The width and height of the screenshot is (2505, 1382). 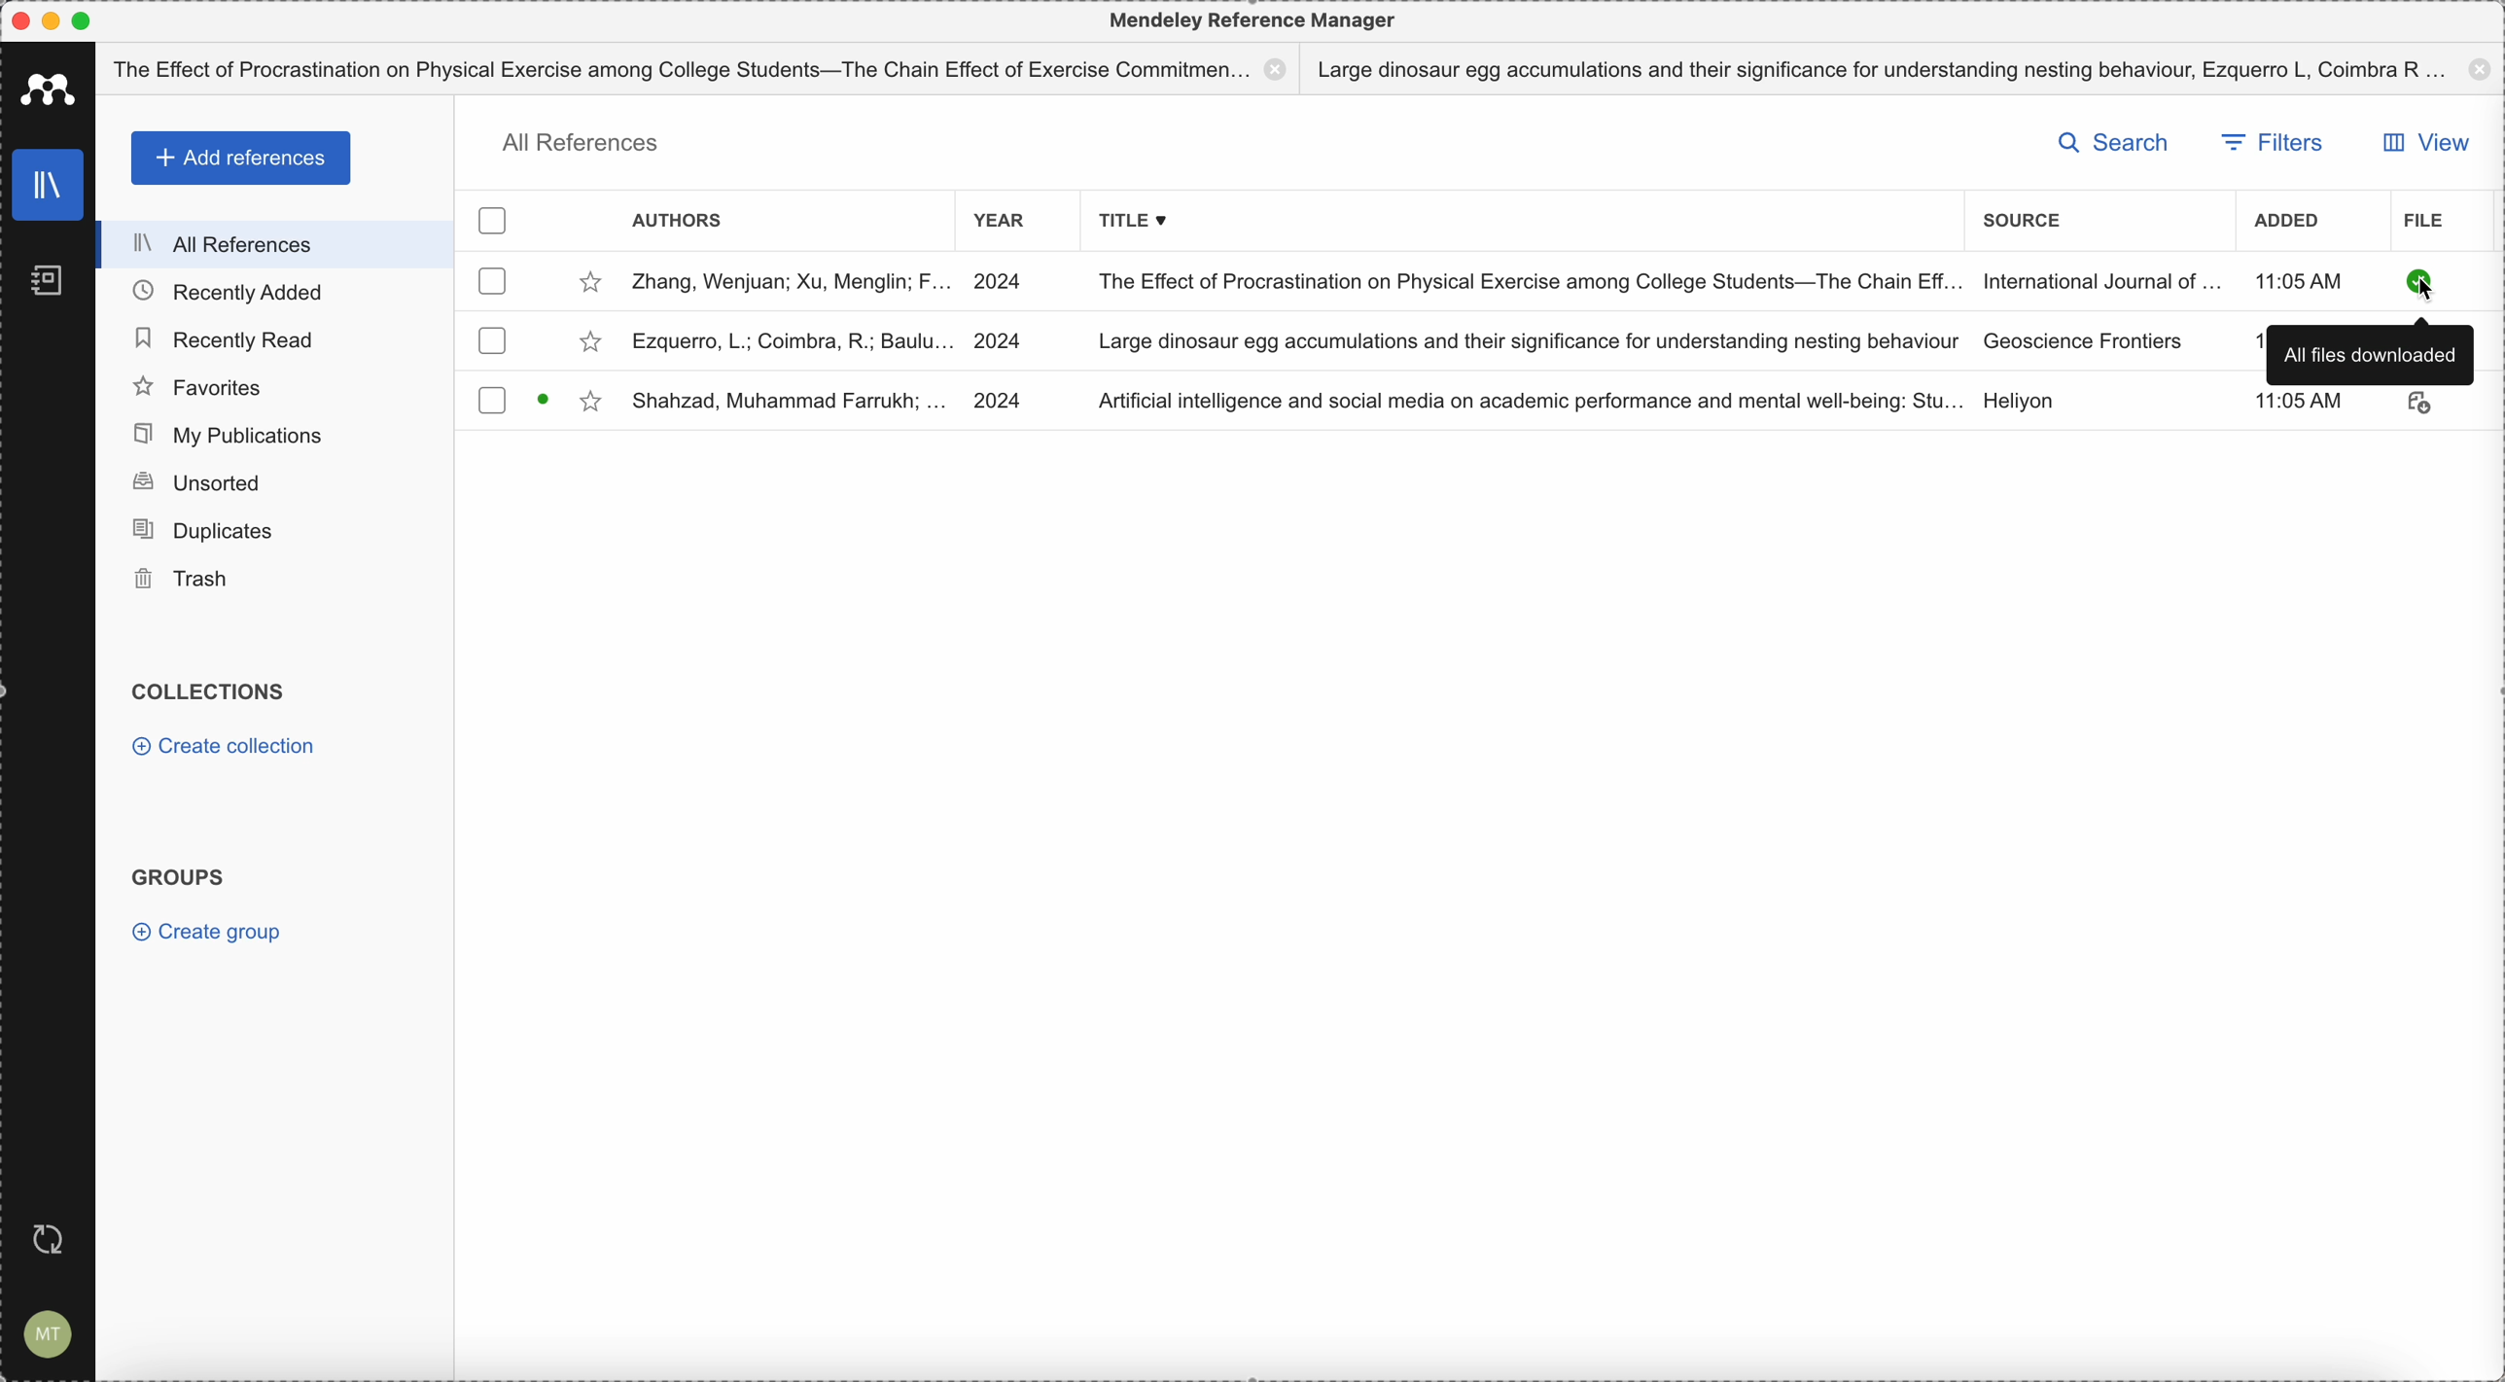 What do you see at coordinates (2308, 398) in the screenshot?
I see `11:05 AM` at bounding box center [2308, 398].